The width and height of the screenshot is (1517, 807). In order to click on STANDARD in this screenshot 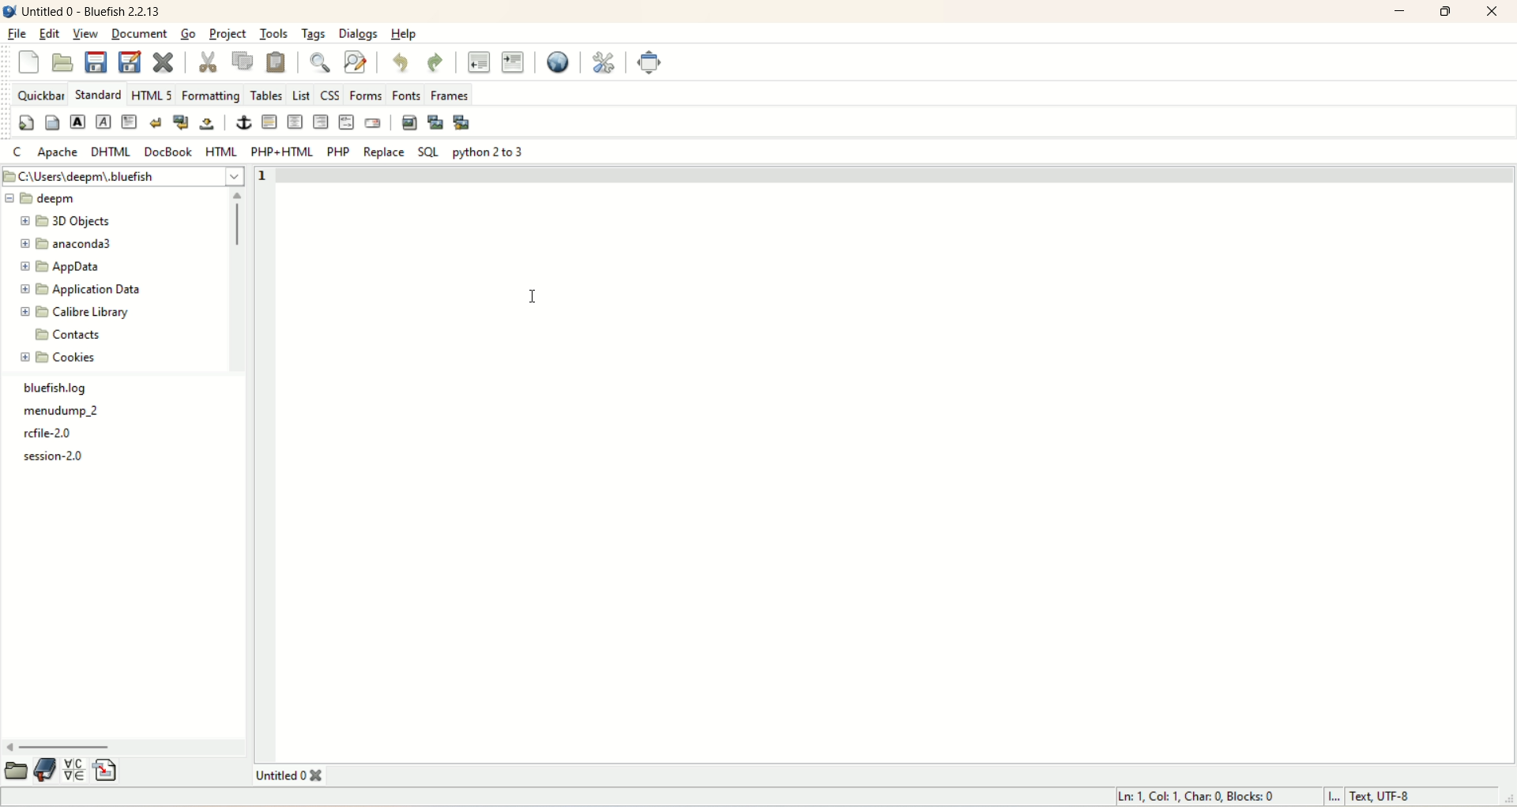, I will do `click(101, 95)`.